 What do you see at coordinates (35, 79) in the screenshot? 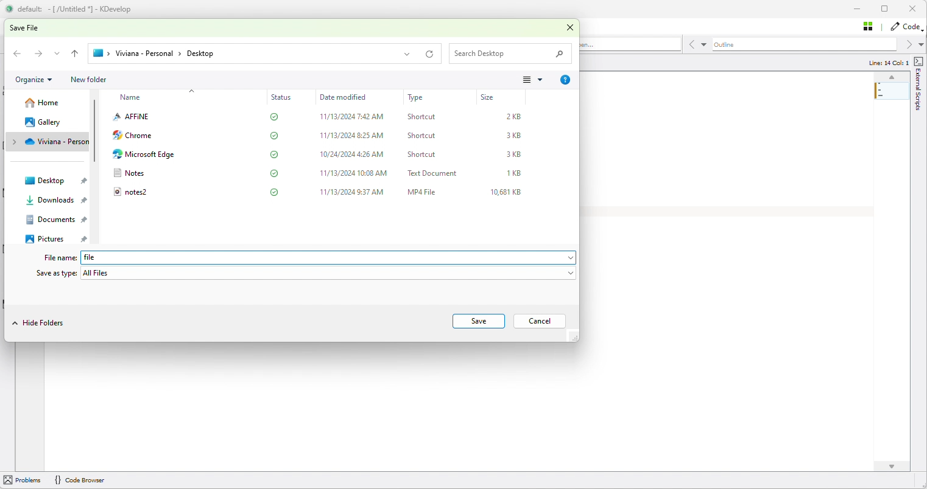
I see `Organize` at bounding box center [35, 79].